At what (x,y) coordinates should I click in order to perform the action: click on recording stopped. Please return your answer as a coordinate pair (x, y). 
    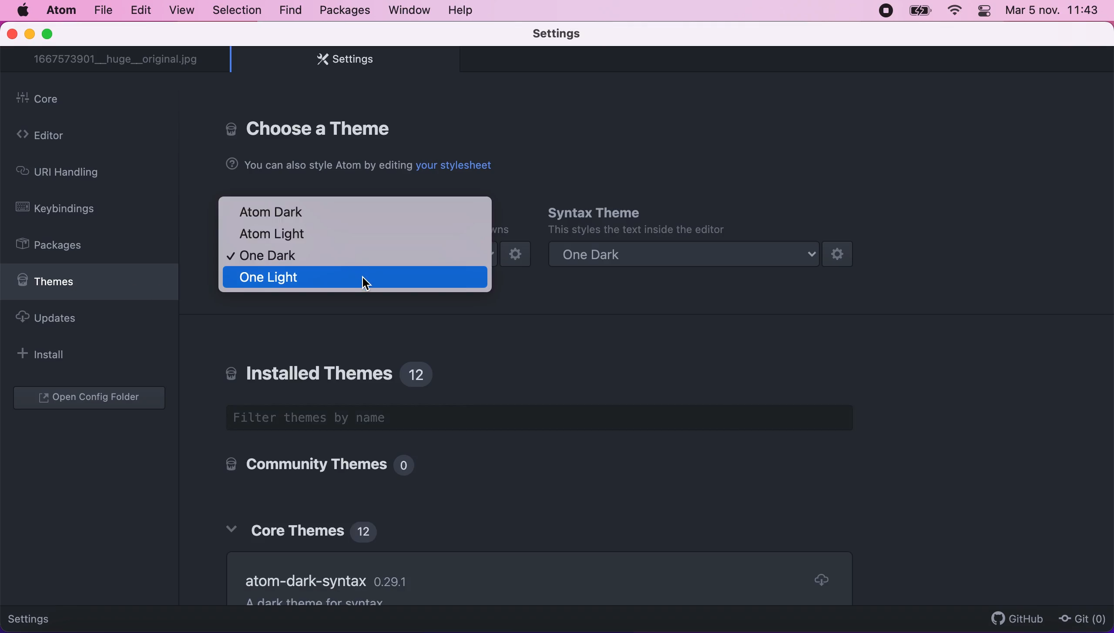
    Looking at the image, I should click on (884, 11).